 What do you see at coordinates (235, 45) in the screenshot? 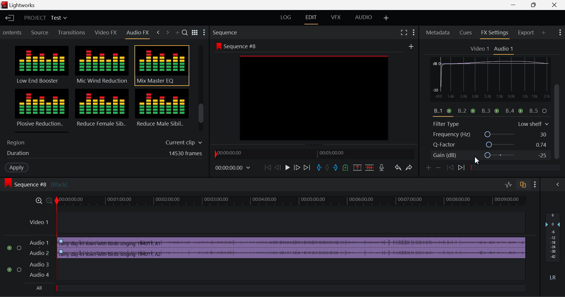
I see `Sequence #8 ` at bounding box center [235, 45].